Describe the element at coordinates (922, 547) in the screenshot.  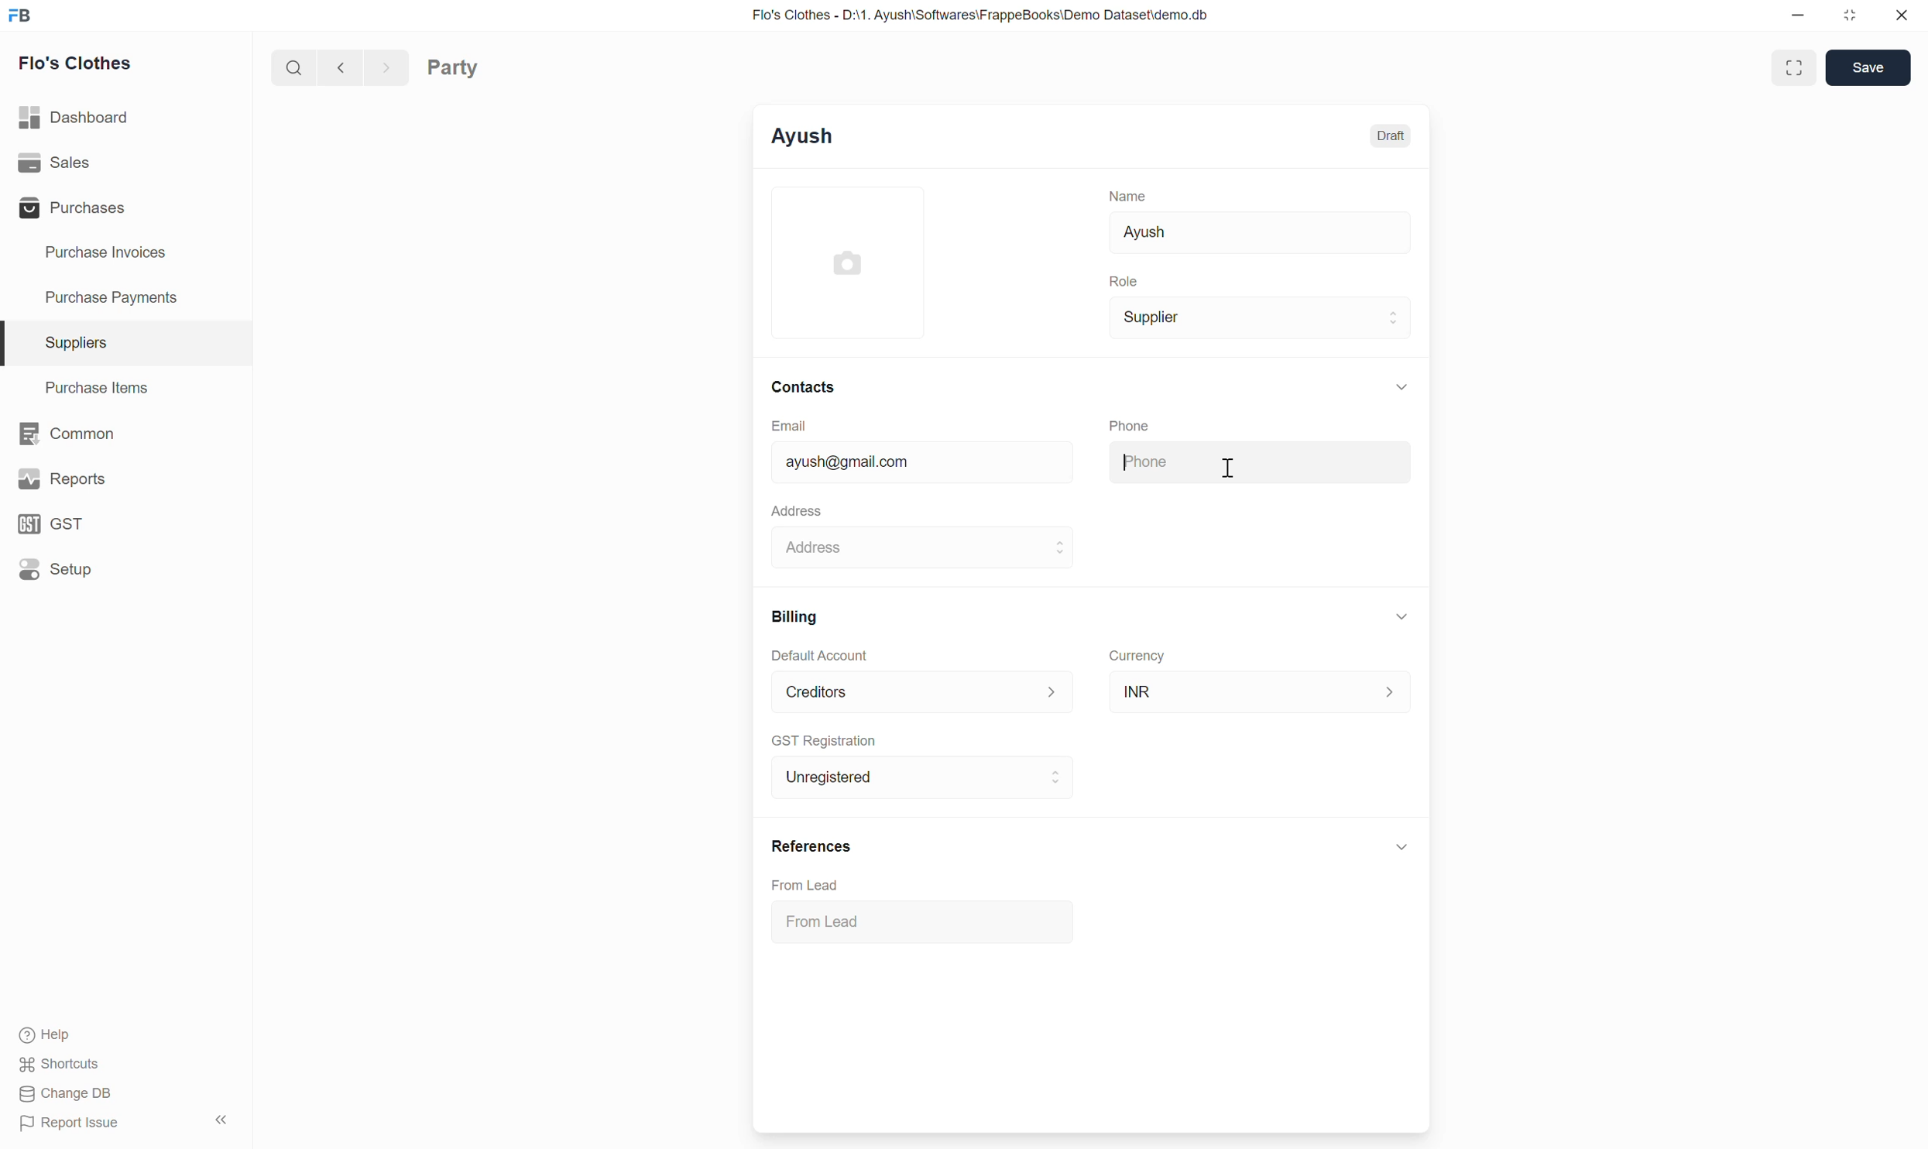
I see `Address` at that location.